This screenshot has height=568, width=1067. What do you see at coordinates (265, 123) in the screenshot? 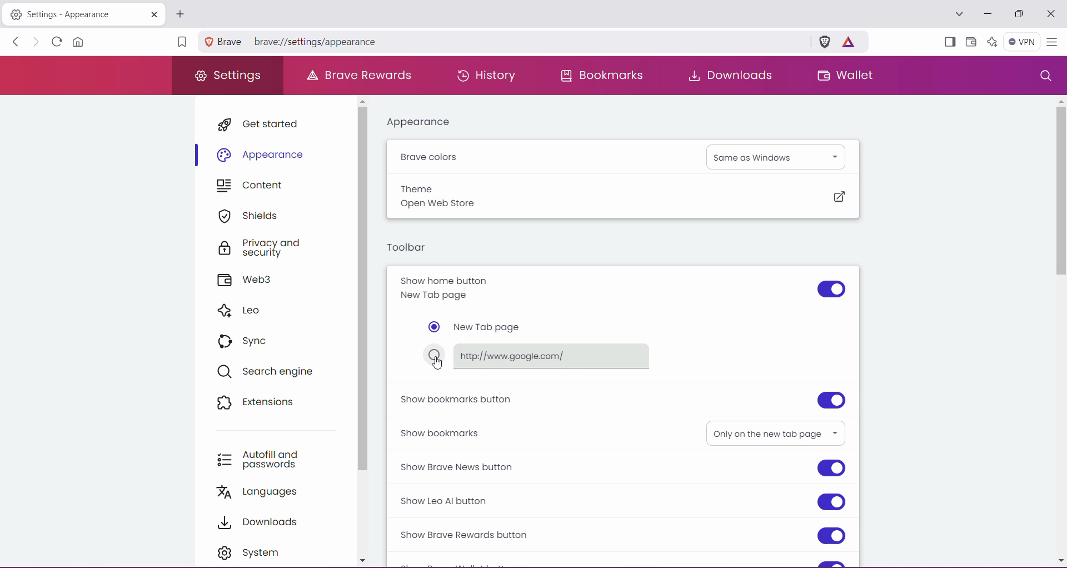
I see `Get started` at bounding box center [265, 123].